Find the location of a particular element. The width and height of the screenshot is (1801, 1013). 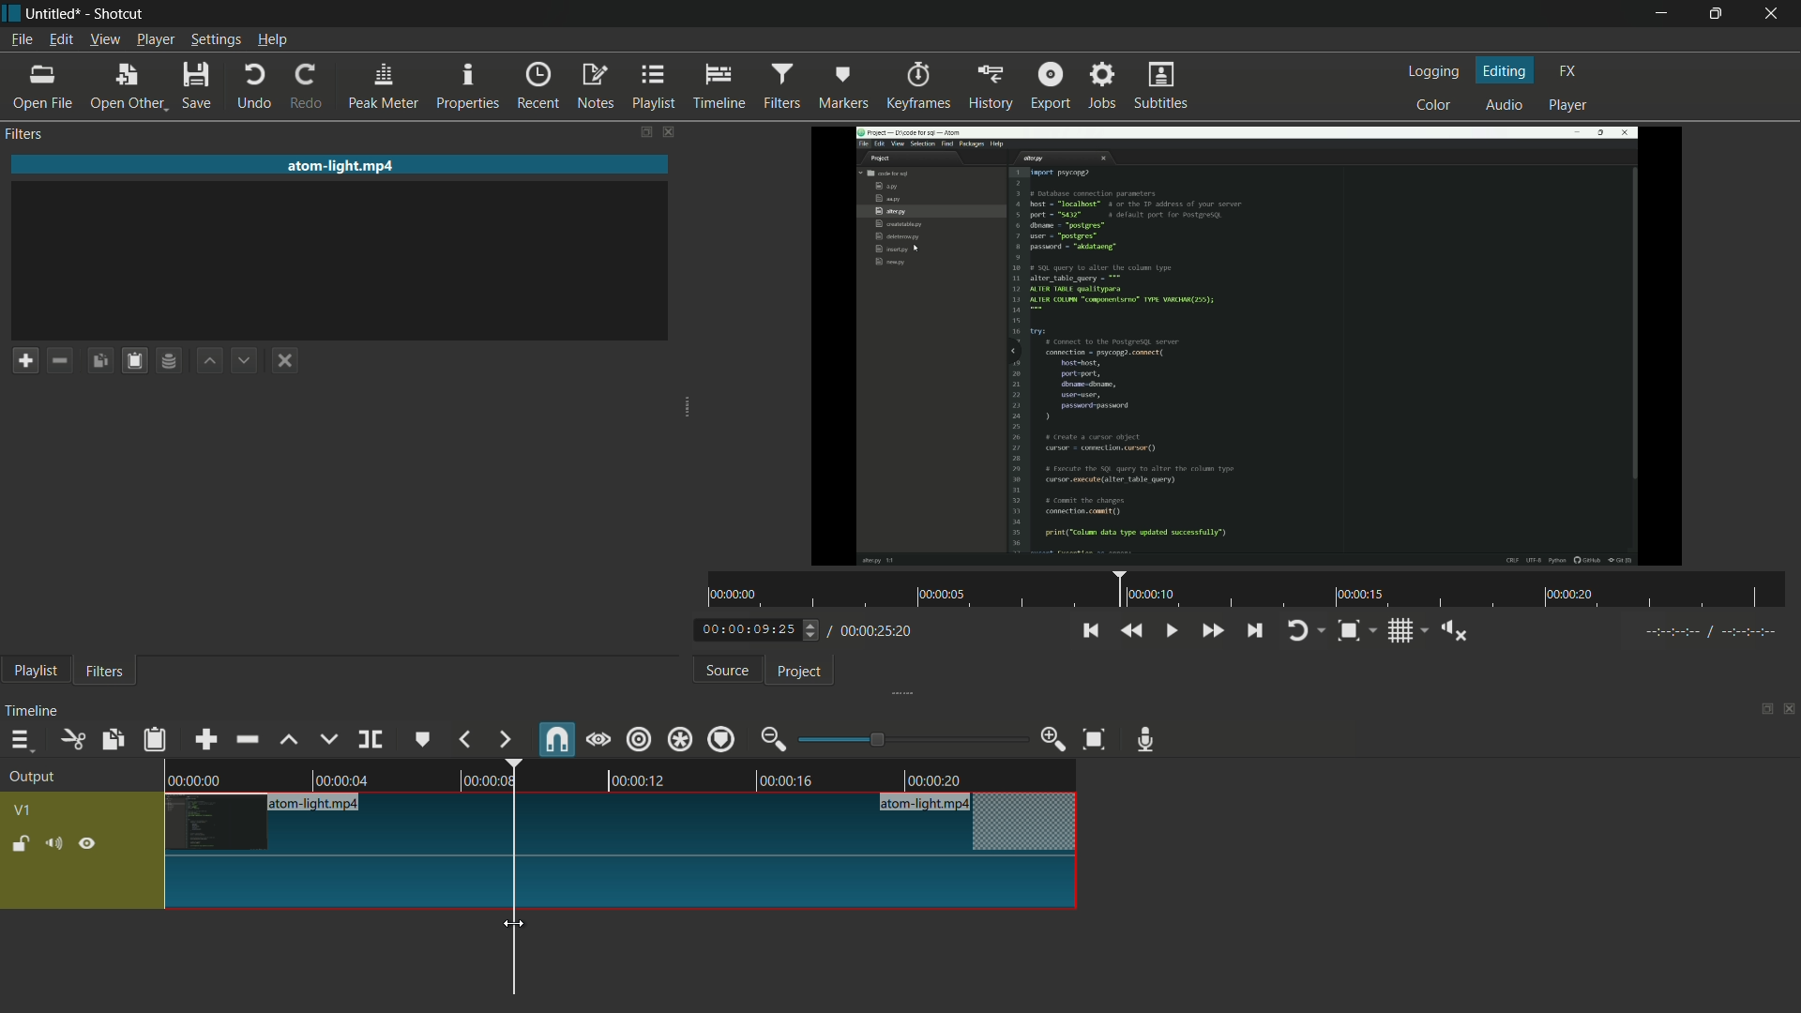

editing is located at coordinates (1506, 69).